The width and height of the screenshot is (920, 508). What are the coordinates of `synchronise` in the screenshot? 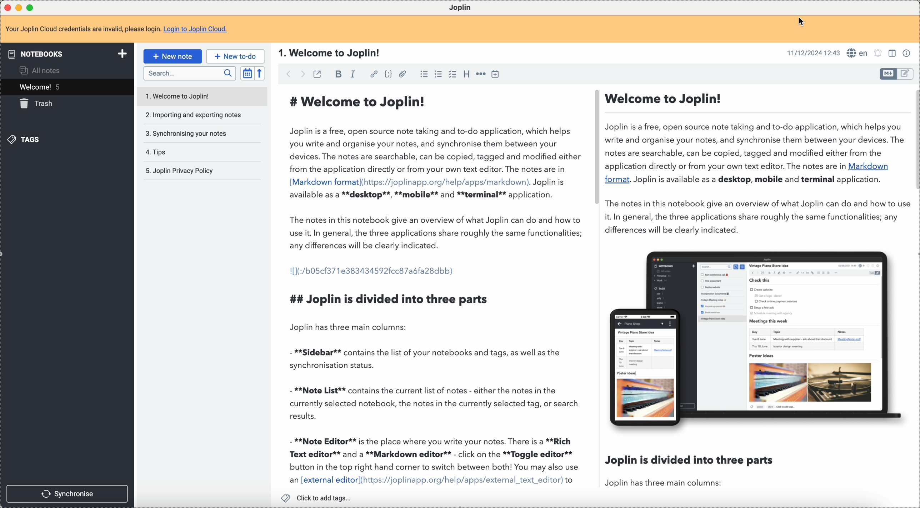 It's located at (68, 493).